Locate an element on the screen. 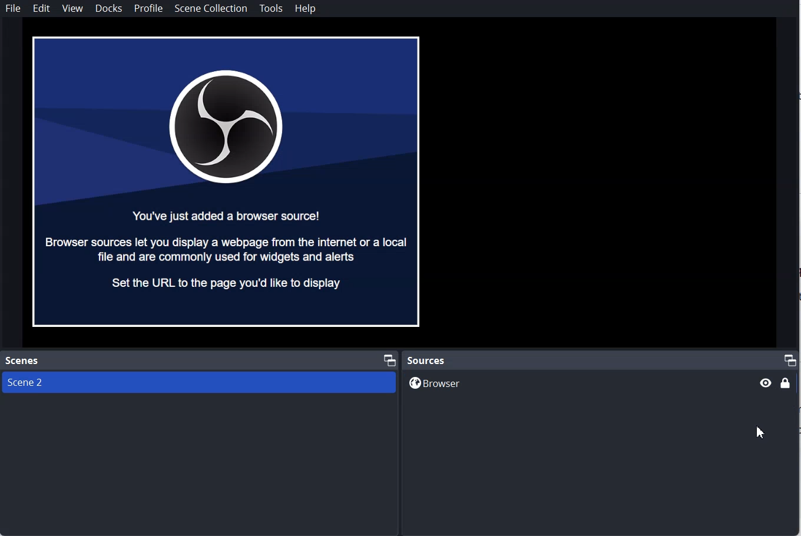 The width and height of the screenshot is (801, 536). View is located at coordinates (72, 8).